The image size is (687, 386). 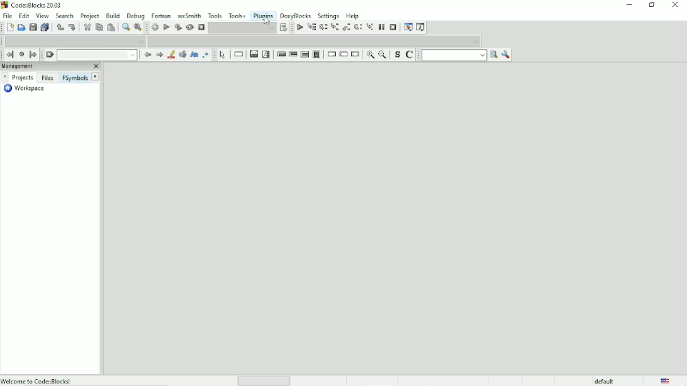 I want to click on Instruction, so click(x=238, y=55).